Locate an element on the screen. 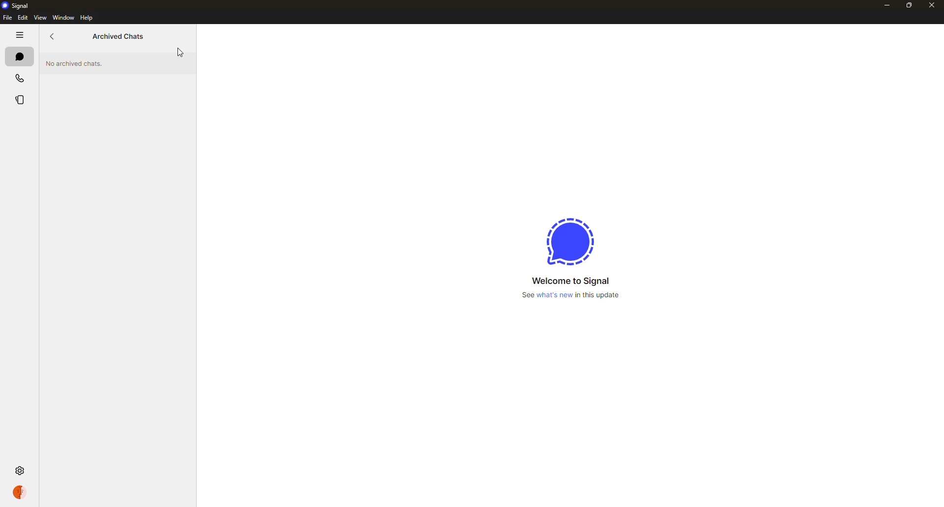 This screenshot has height=507, width=944. cursor is located at coordinates (180, 51).